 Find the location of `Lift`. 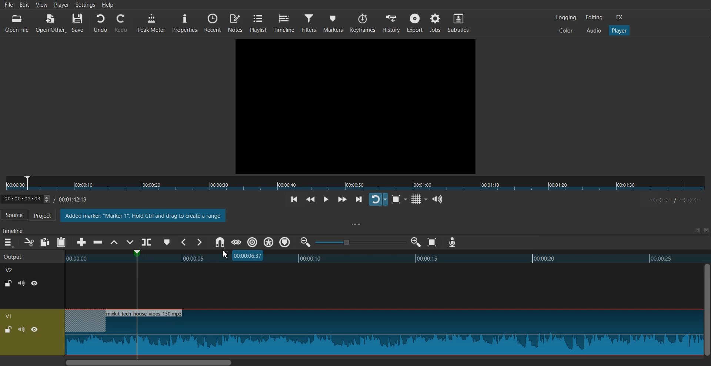

Lift is located at coordinates (114, 243).